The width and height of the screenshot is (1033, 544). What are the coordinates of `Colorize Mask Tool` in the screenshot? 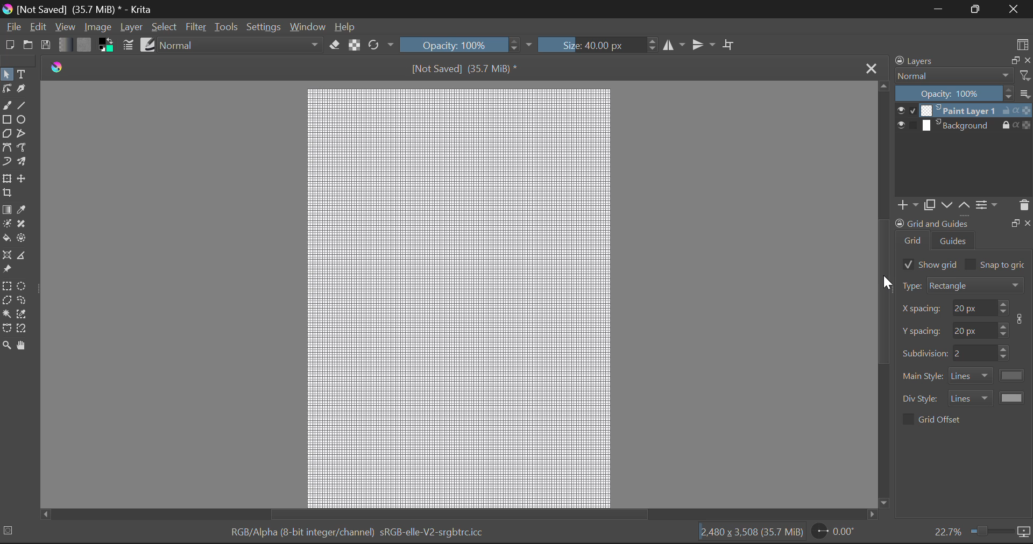 It's located at (6, 226).